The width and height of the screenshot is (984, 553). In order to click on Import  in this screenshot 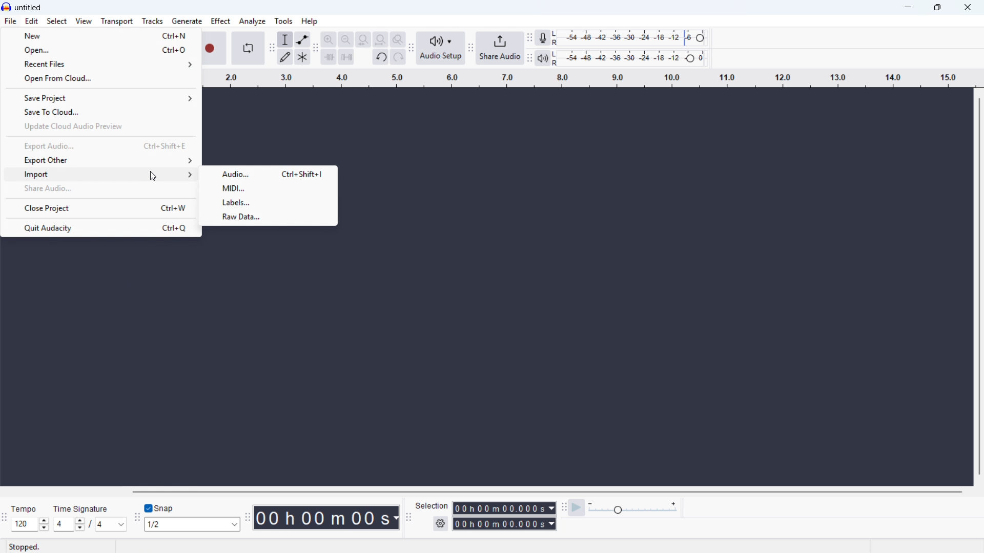, I will do `click(100, 174)`.